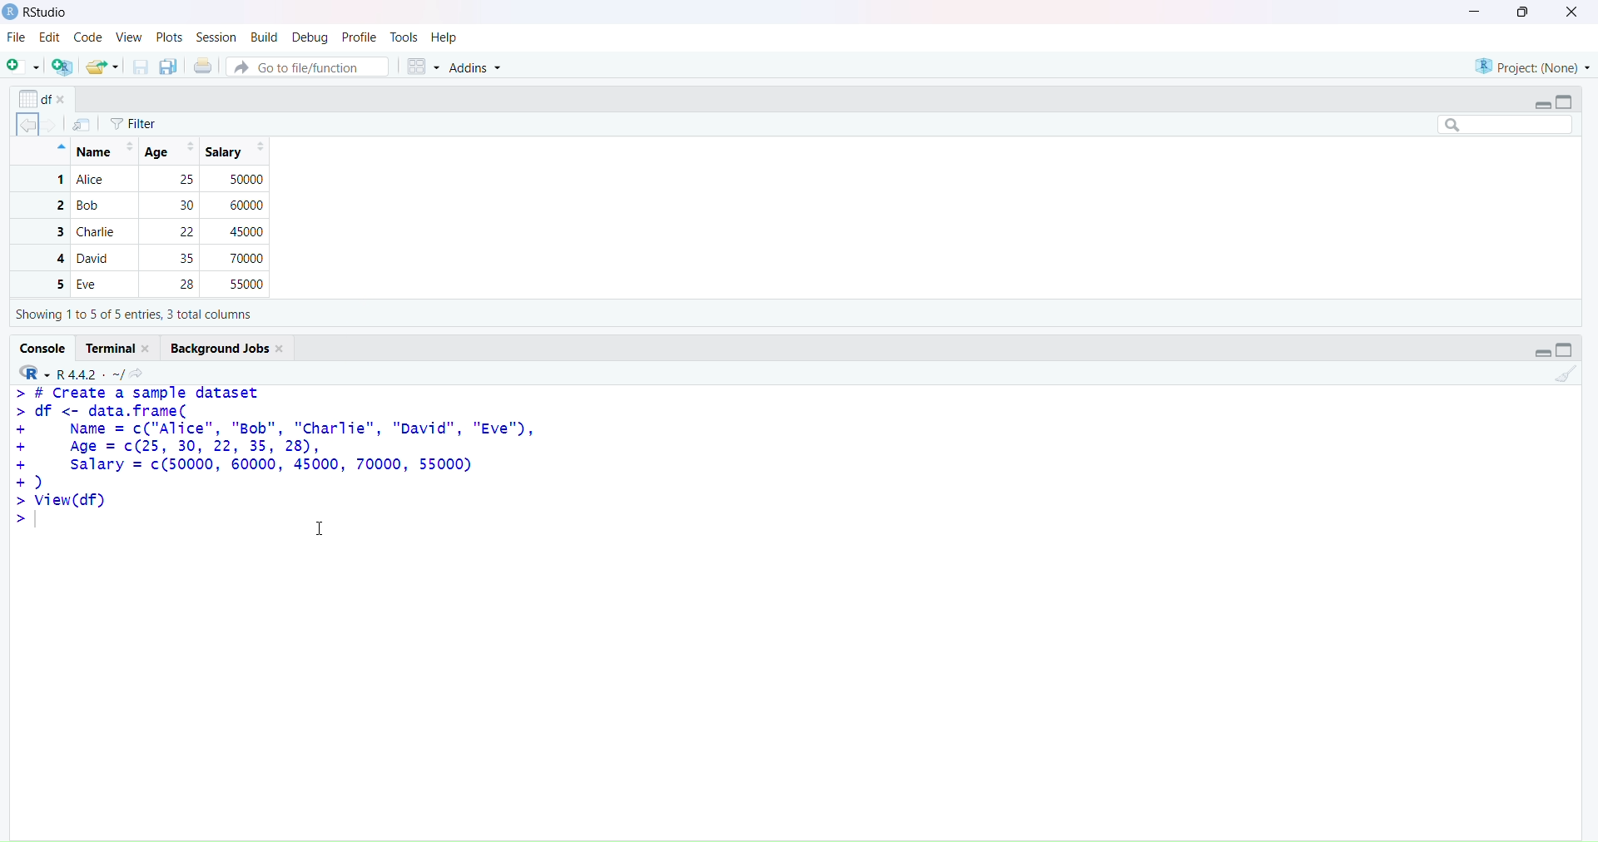 This screenshot has height=842, width=1598. Describe the element at coordinates (1571, 13) in the screenshot. I see `close` at that location.